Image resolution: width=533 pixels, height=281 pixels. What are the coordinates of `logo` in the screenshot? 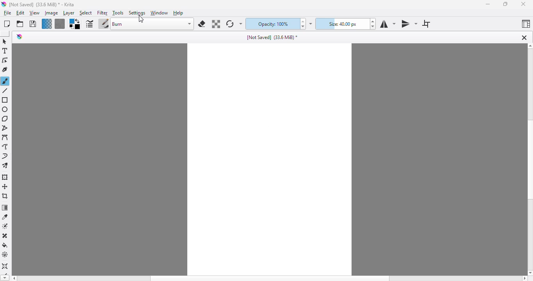 It's located at (20, 36).